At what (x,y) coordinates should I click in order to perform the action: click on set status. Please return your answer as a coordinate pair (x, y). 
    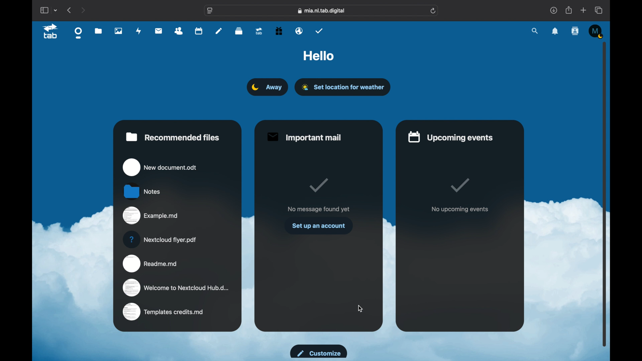
    Looking at the image, I should click on (266, 87).